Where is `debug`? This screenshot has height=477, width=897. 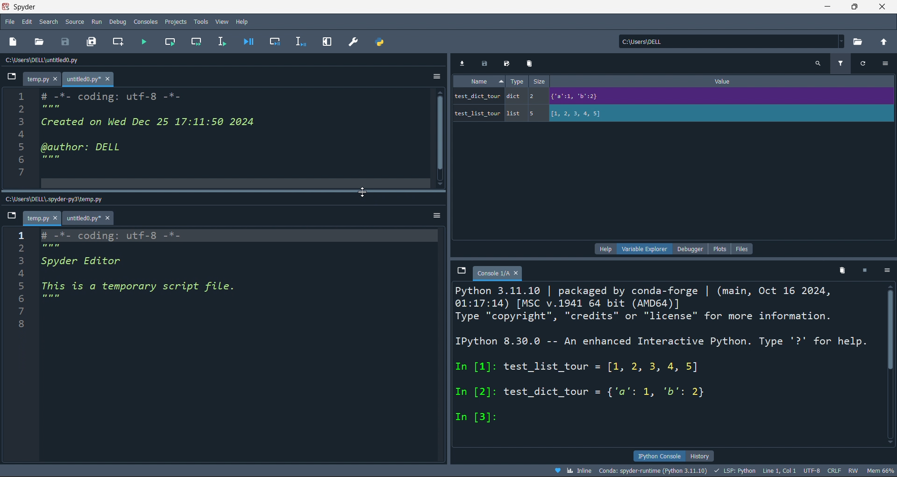
debug is located at coordinates (120, 21).